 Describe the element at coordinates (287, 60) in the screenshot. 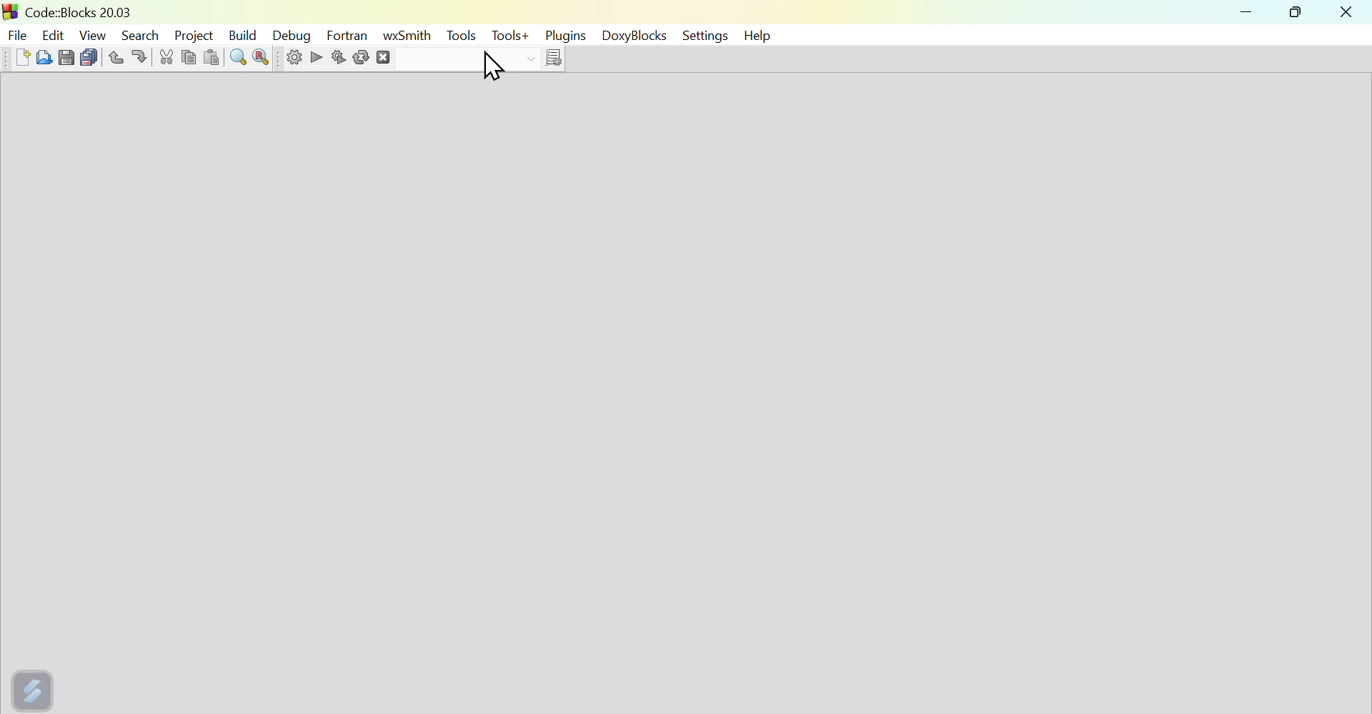

I see `Settings` at that location.